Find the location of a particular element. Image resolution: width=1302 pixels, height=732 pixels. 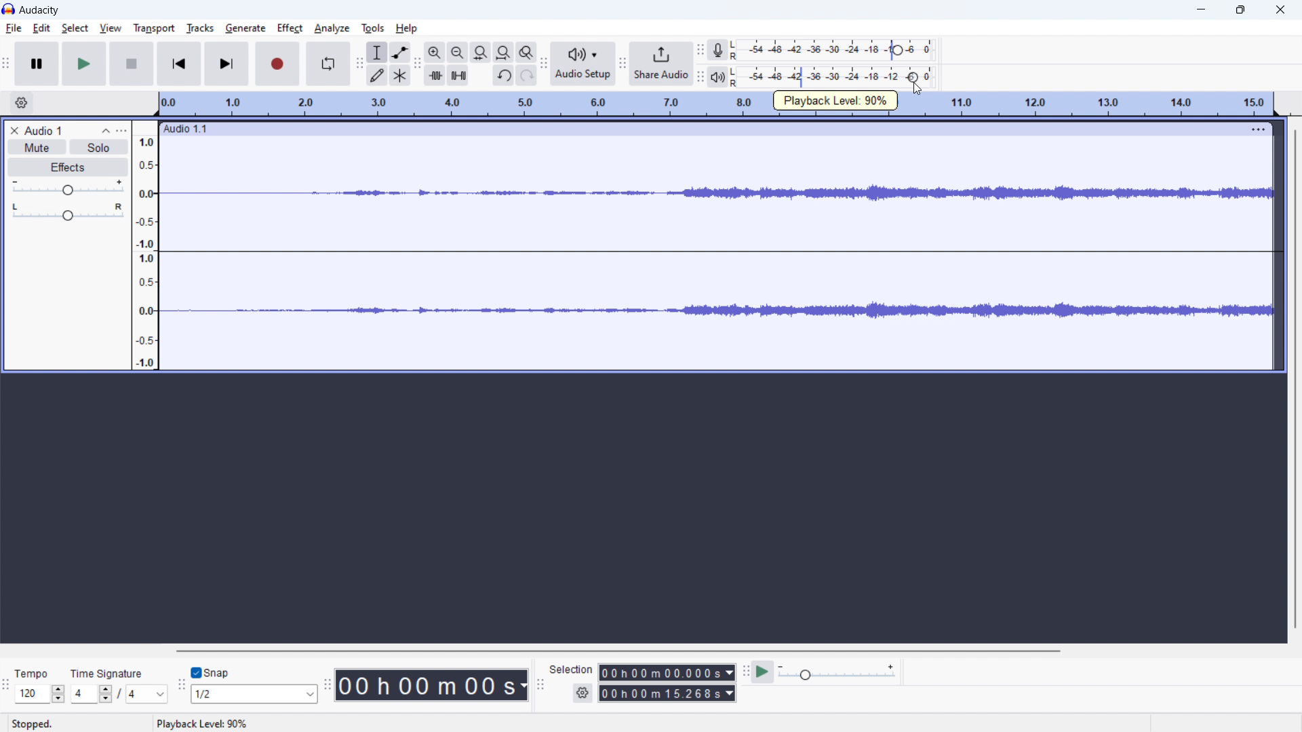

file is located at coordinates (14, 28).